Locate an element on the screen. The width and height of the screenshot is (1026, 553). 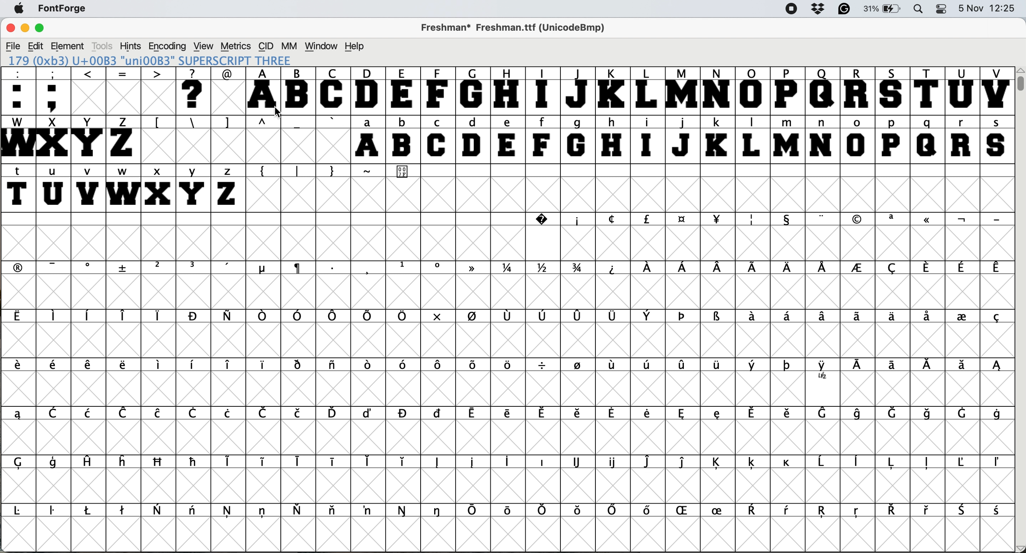
symbol is located at coordinates (786, 317).